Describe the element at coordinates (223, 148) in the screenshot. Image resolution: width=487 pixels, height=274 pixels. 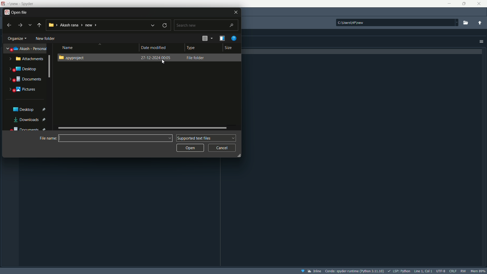
I see `cancel` at that location.